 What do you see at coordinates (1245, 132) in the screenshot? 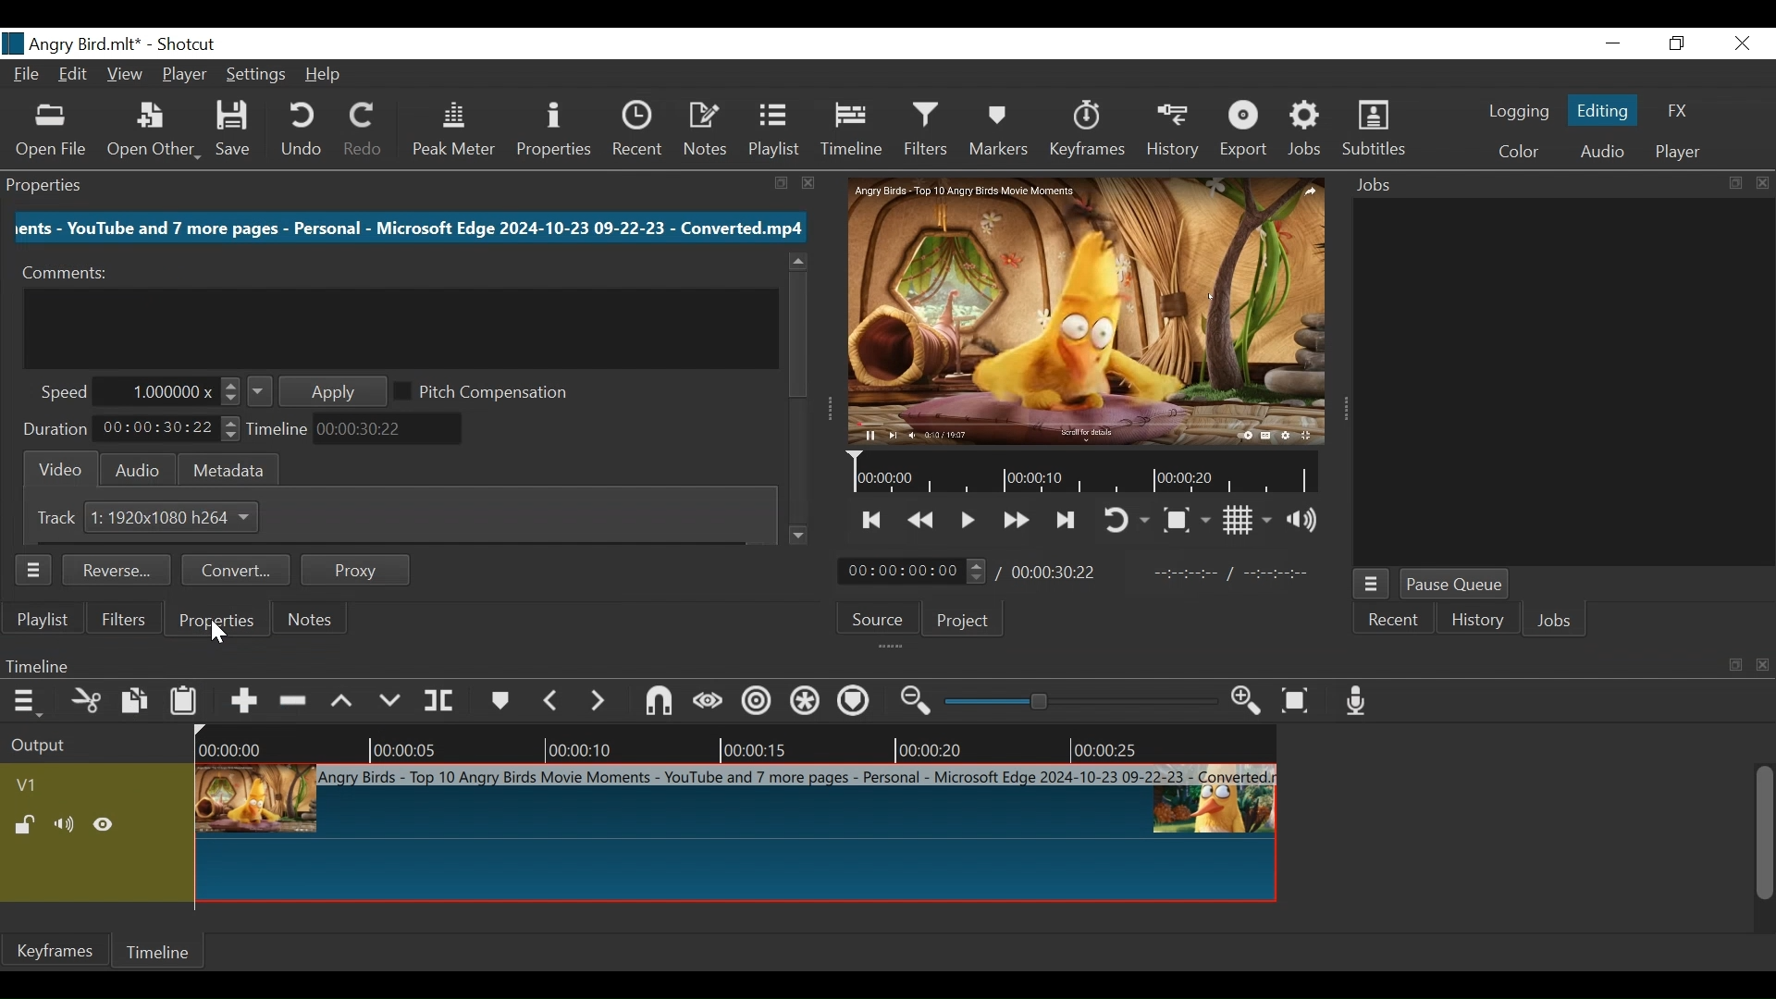
I see `Export` at bounding box center [1245, 132].